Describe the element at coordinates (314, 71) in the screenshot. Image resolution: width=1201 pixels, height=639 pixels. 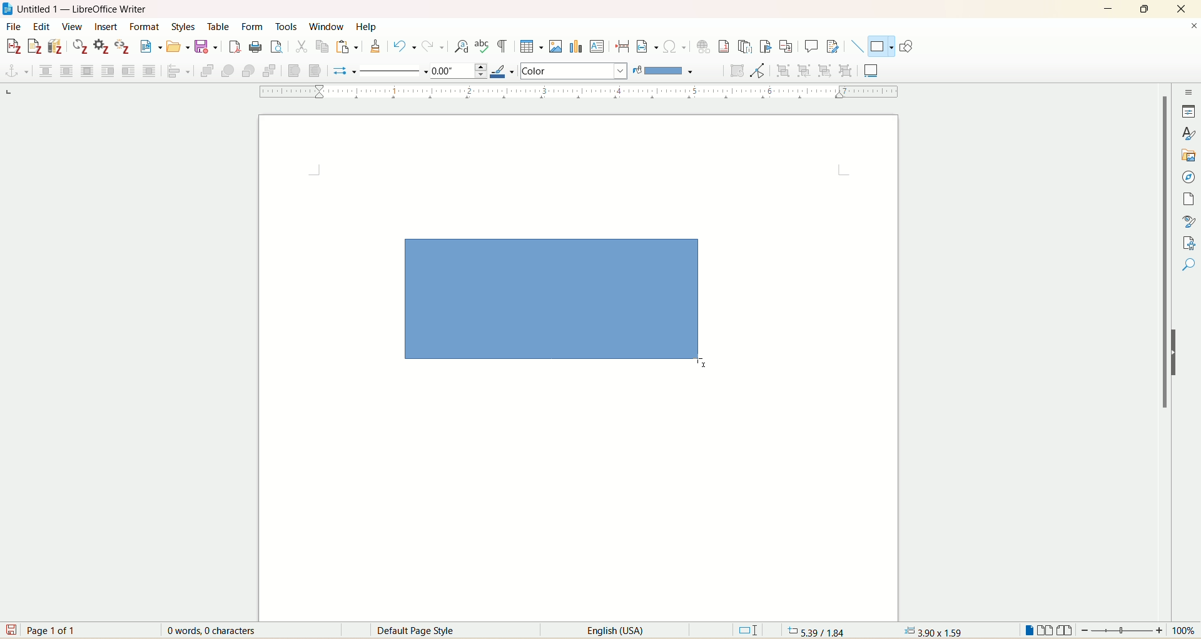
I see `to background` at that location.